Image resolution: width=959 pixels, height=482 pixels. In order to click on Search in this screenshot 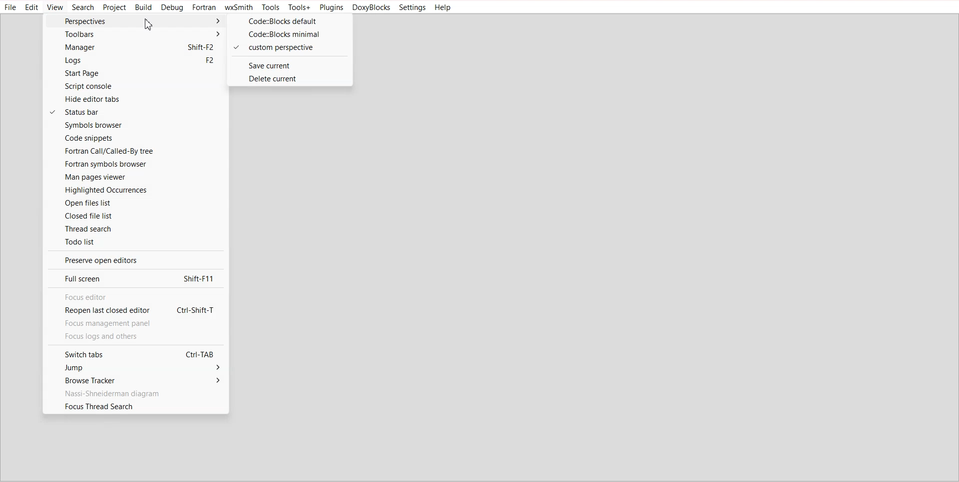, I will do `click(83, 7)`.